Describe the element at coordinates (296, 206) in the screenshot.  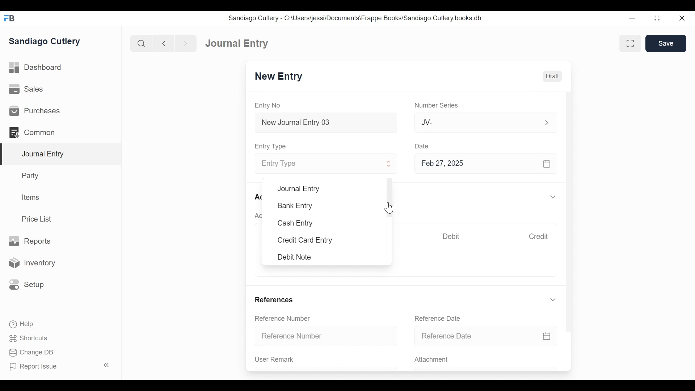
I see `Bank Entry` at that location.